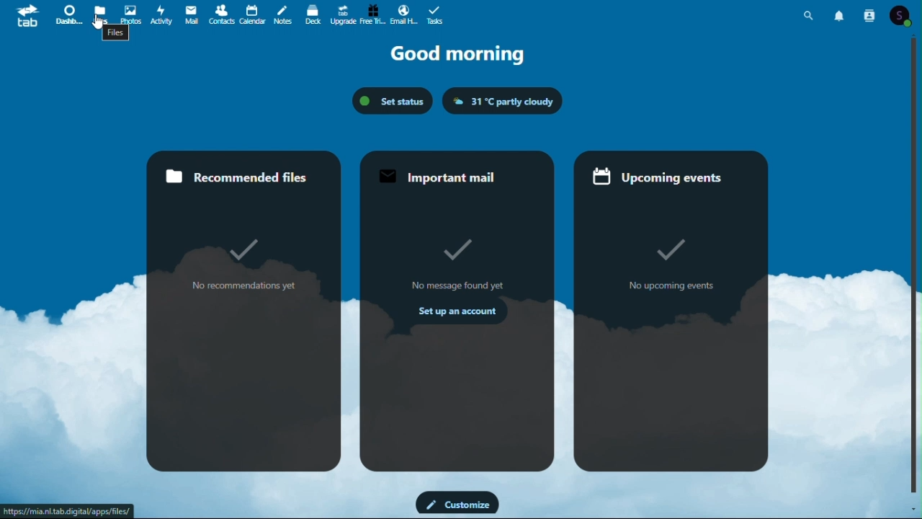 This screenshot has width=922, height=519. I want to click on notes, so click(285, 12).